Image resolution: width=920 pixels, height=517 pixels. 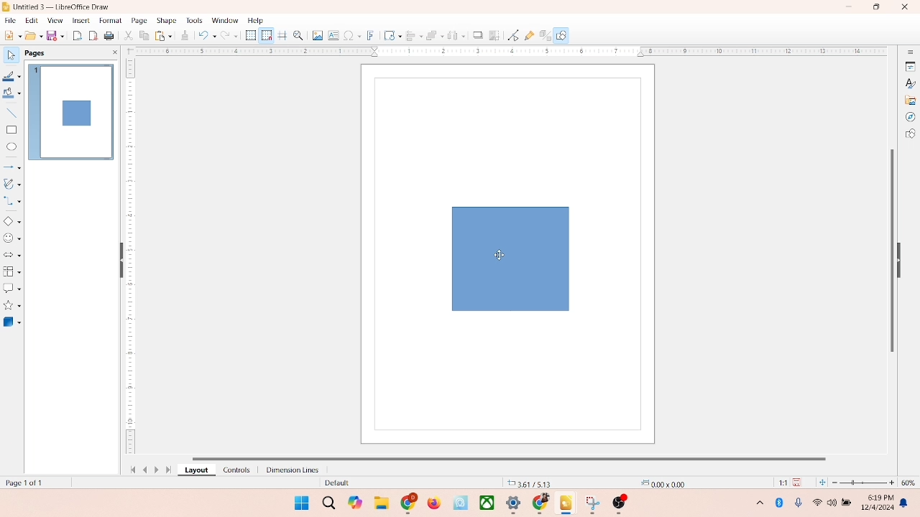 What do you see at coordinates (389, 35) in the screenshot?
I see `transformation` at bounding box center [389, 35].